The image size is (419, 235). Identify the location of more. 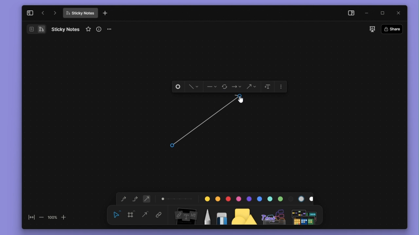
(282, 86).